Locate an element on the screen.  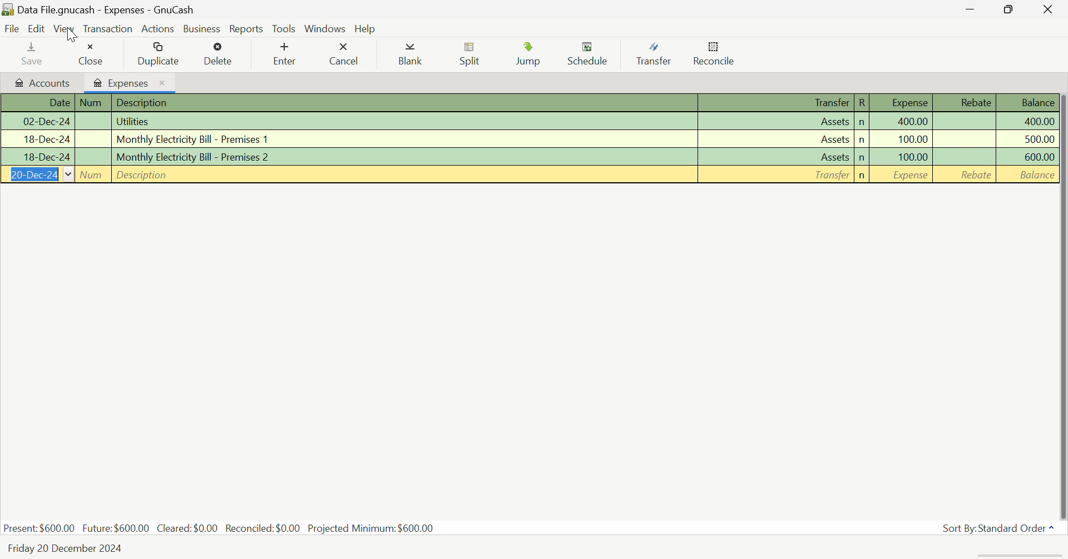
Transfer is located at coordinates (777, 103).